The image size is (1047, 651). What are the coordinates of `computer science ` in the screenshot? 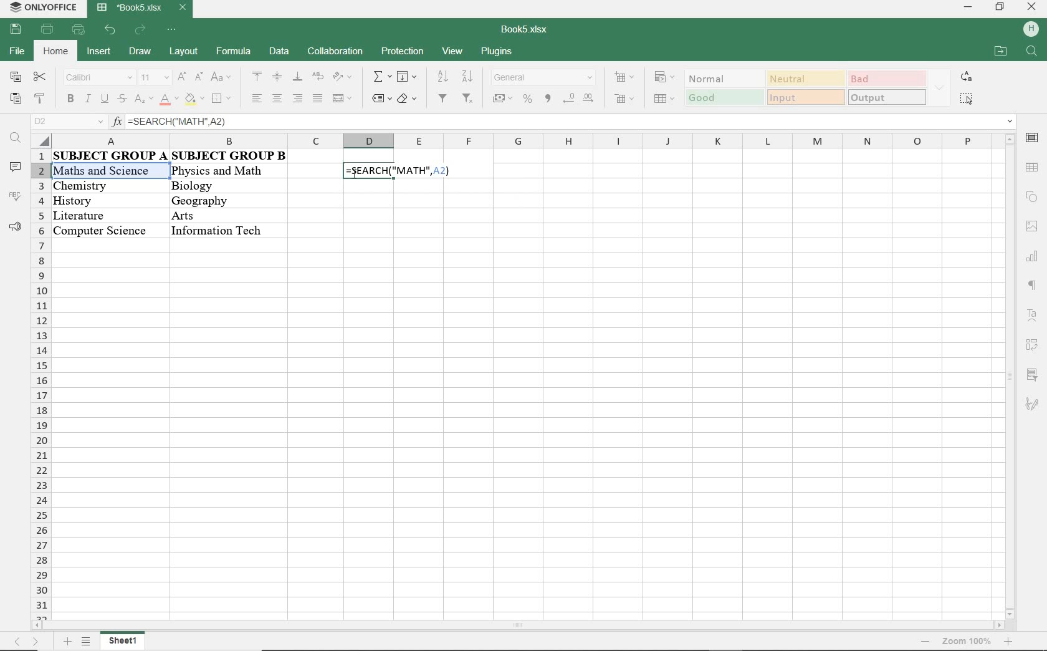 It's located at (100, 229).